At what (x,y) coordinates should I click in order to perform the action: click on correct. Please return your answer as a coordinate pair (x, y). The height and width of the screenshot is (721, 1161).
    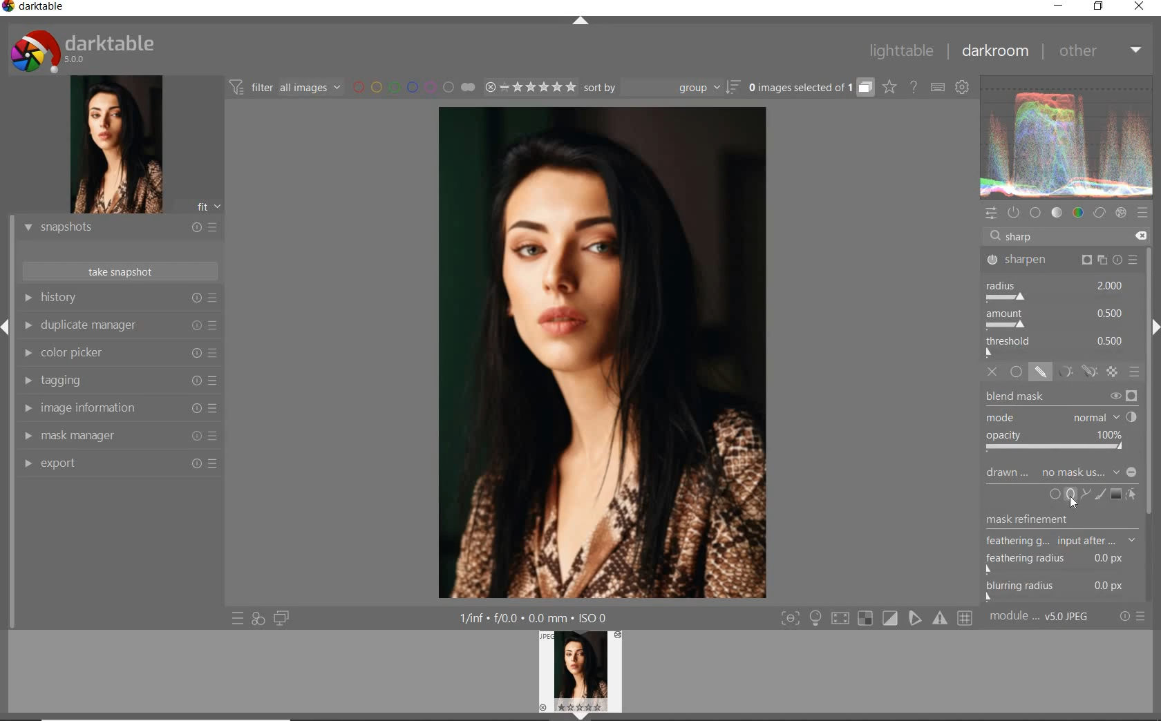
    Looking at the image, I should click on (1099, 213).